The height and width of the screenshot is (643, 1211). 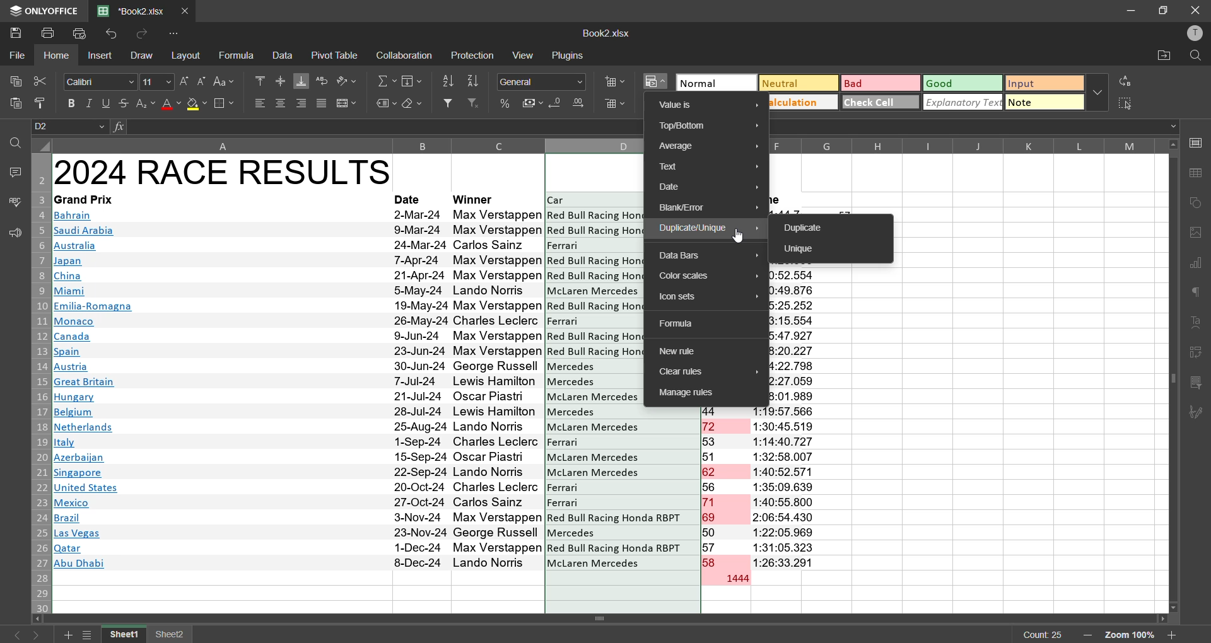 What do you see at coordinates (474, 81) in the screenshot?
I see `sort descending` at bounding box center [474, 81].